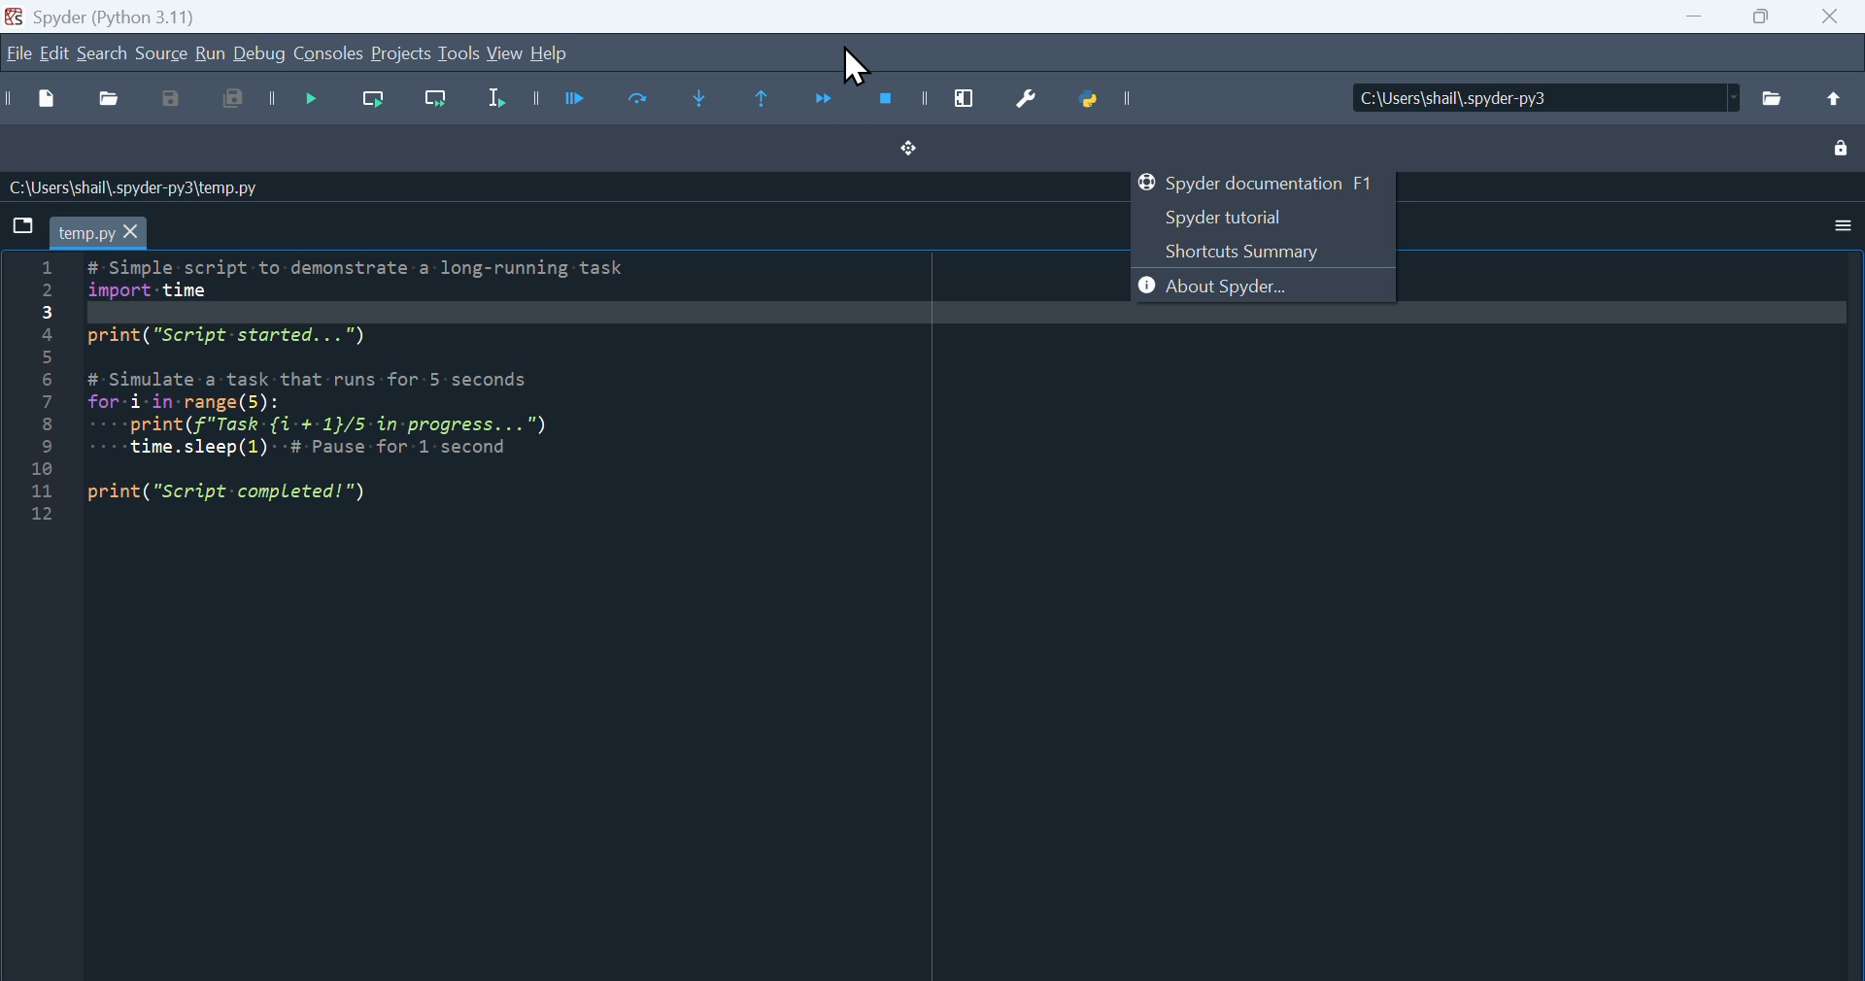 This screenshot has width=1865, height=981. Describe the element at coordinates (852, 65) in the screenshot. I see `Cursor` at that location.